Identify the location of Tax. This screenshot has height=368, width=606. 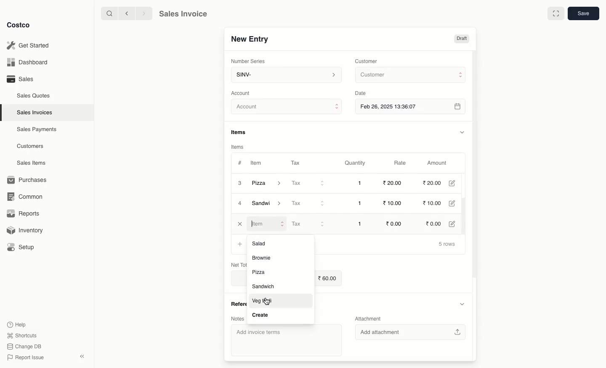
(295, 161).